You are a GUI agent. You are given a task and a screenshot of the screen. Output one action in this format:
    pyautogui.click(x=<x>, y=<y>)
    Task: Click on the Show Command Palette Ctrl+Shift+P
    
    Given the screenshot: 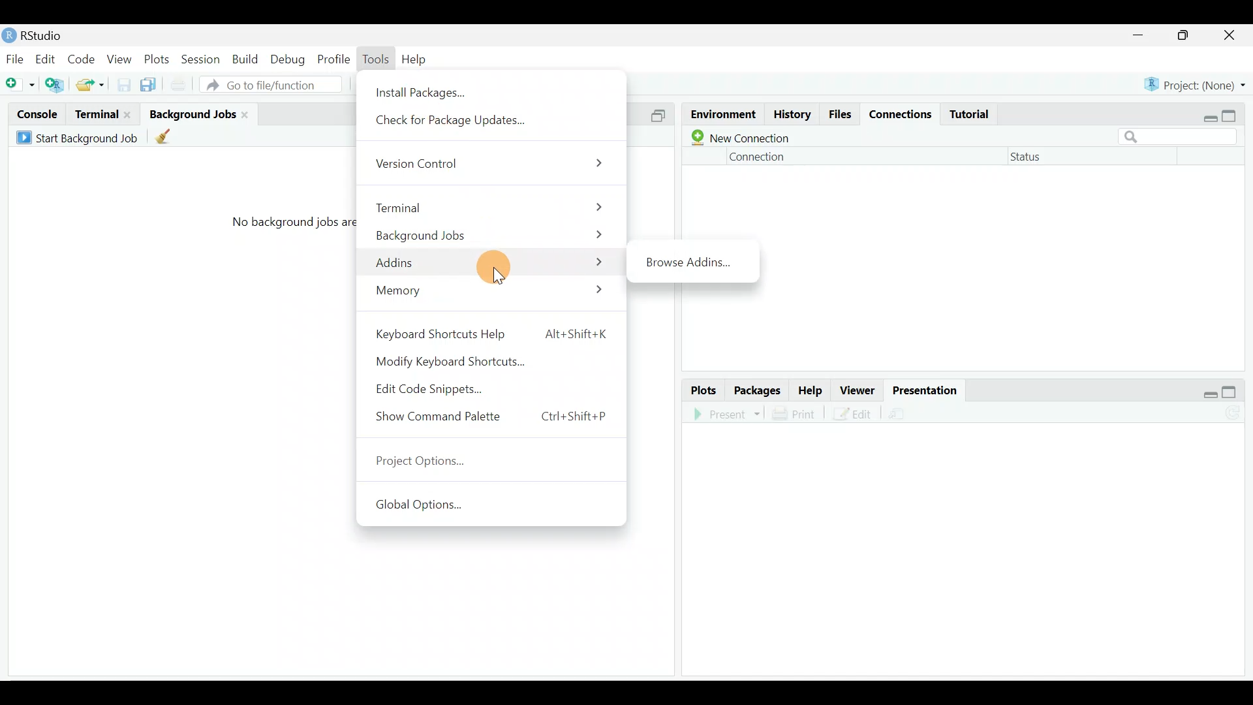 What is the action you would take?
    pyautogui.click(x=493, y=420)
    